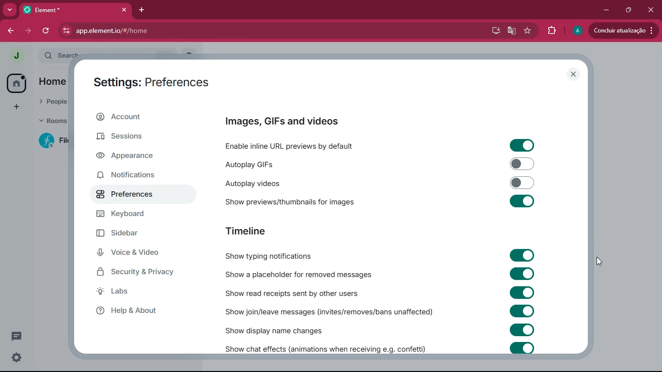  What do you see at coordinates (272, 256) in the screenshot?
I see `show typing notifications` at bounding box center [272, 256].